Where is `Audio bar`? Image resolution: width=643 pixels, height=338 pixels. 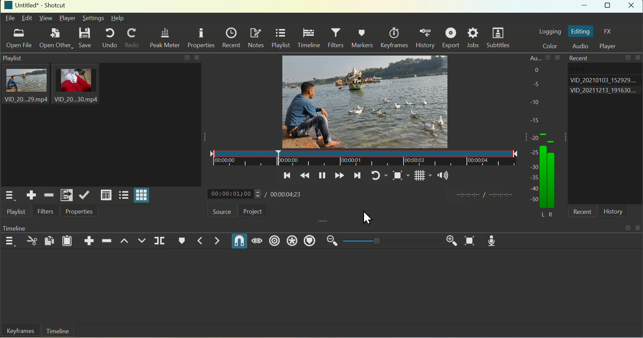
Audio bar is located at coordinates (535, 128).